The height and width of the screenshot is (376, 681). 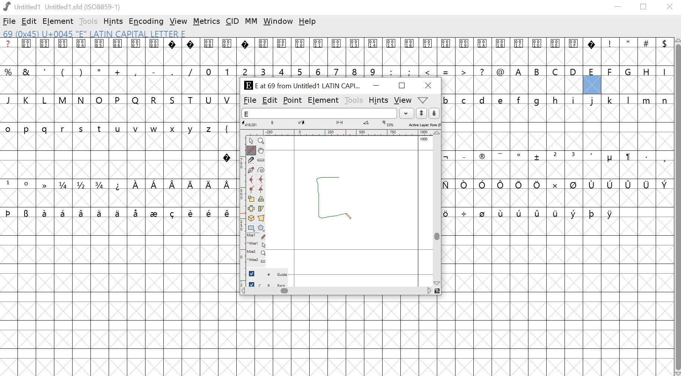 I want to click on Tangent, so click(x=260, y=189).